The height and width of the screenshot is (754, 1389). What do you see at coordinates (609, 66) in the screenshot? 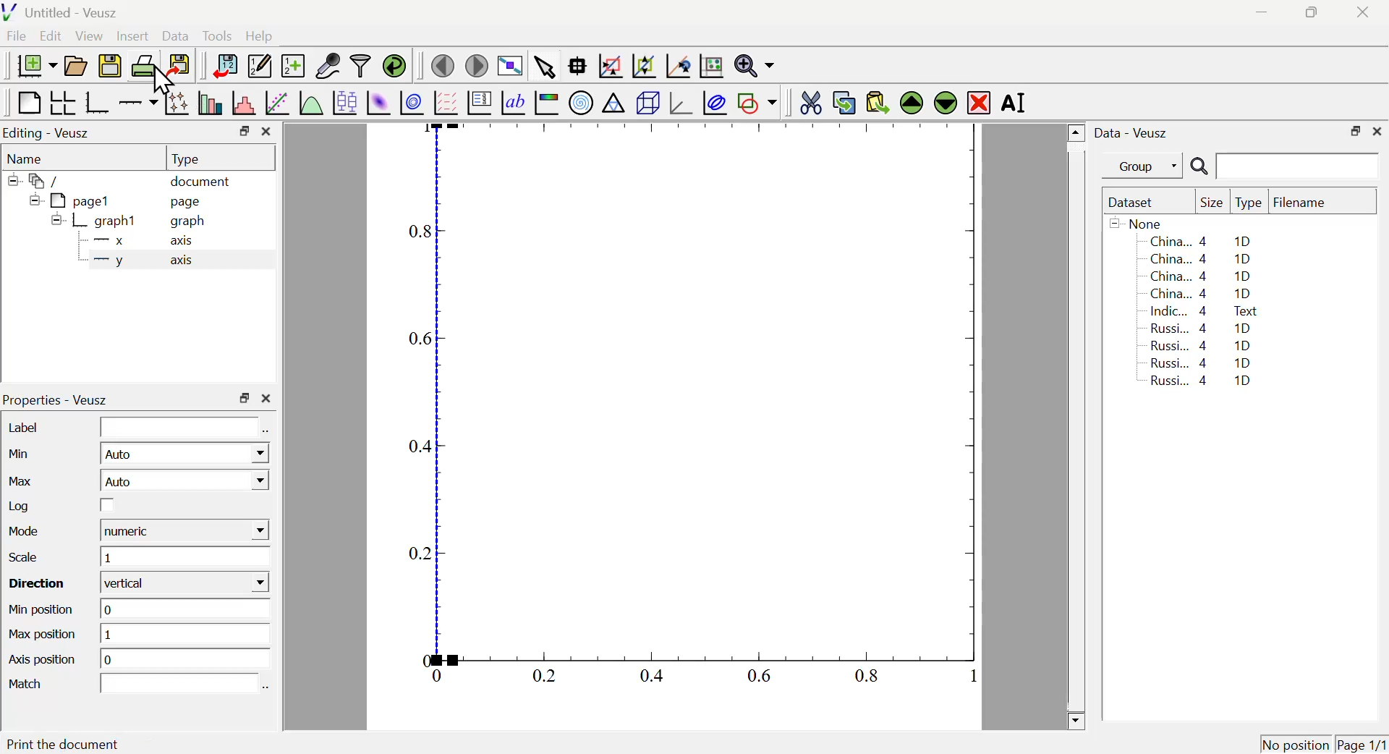
I see `Draw rectangle to zoom graph axis` at bounding box center [609, 66].